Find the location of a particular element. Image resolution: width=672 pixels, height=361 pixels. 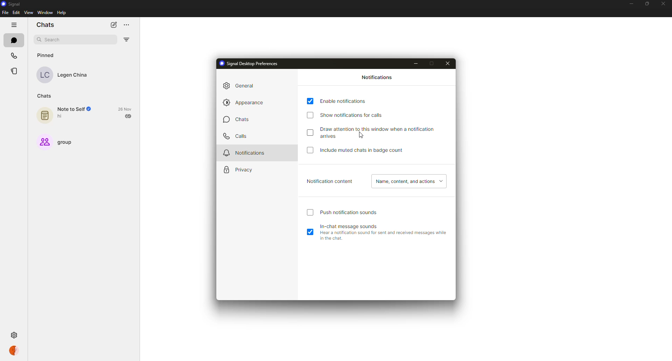

maximize is located at coordinates (433, 64).